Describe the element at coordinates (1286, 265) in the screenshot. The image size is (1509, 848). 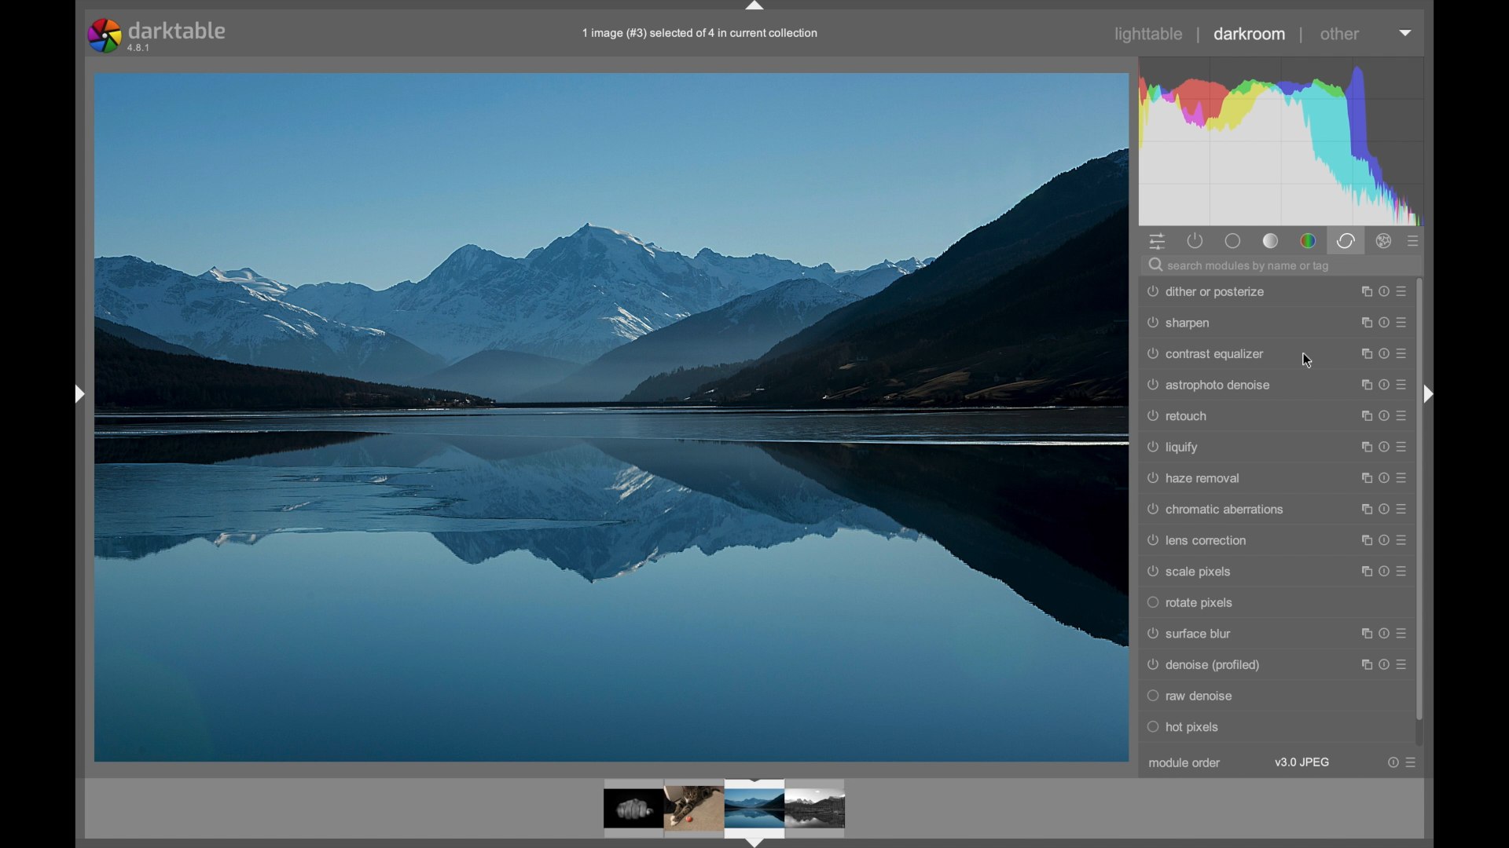
I see `search bar` at that location.